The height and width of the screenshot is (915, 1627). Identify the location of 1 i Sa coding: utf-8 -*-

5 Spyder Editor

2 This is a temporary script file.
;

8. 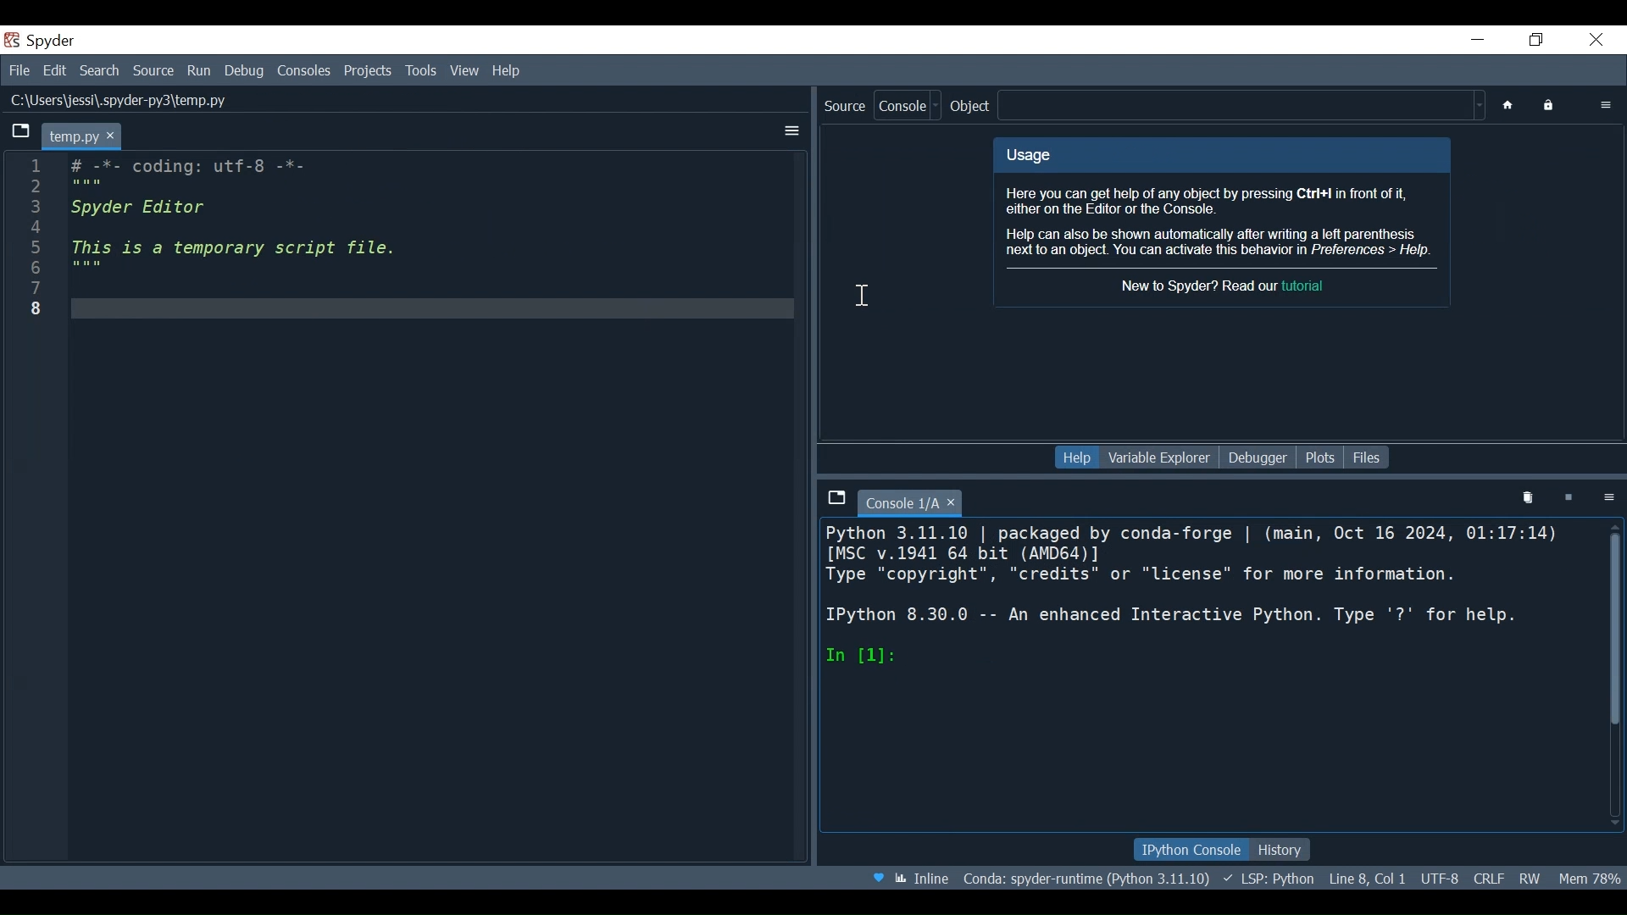
(240, 244).